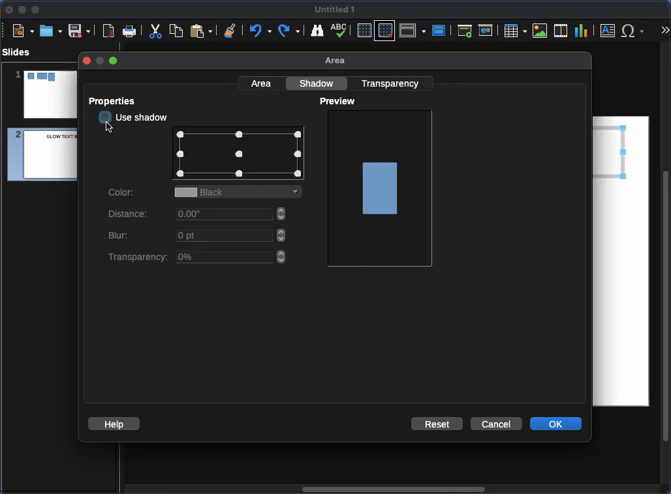 The width and height of the screenshot is (671, 494). I want to click on Export as PDF, so click(108, 31).